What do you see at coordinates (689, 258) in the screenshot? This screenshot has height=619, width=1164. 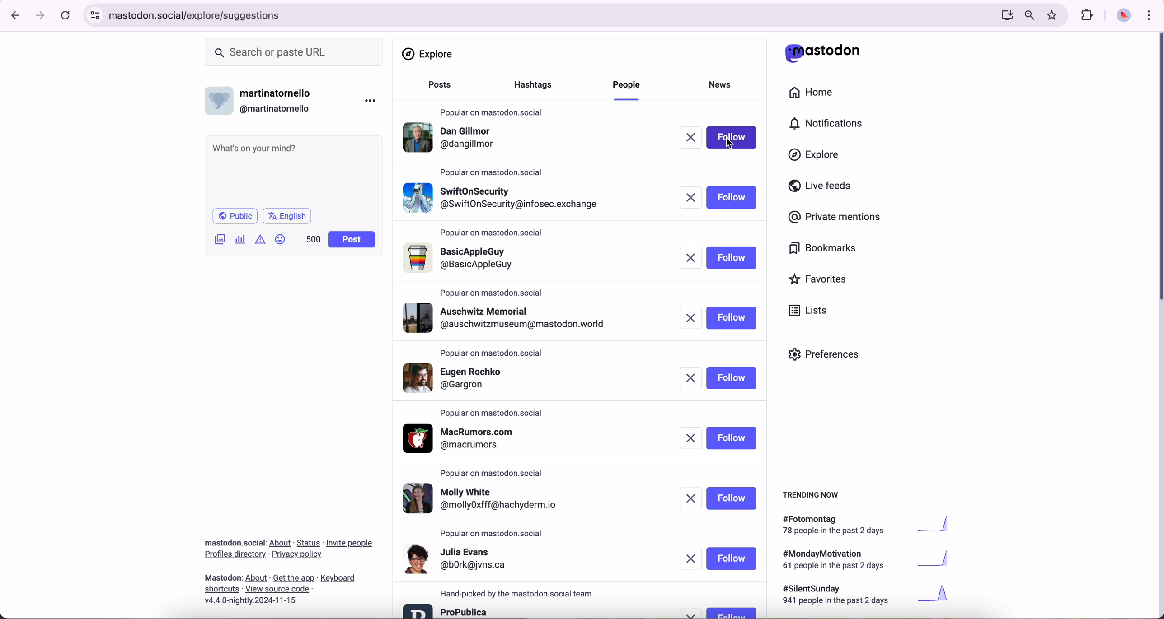 I see `remove` at bounding box center [689, 258].